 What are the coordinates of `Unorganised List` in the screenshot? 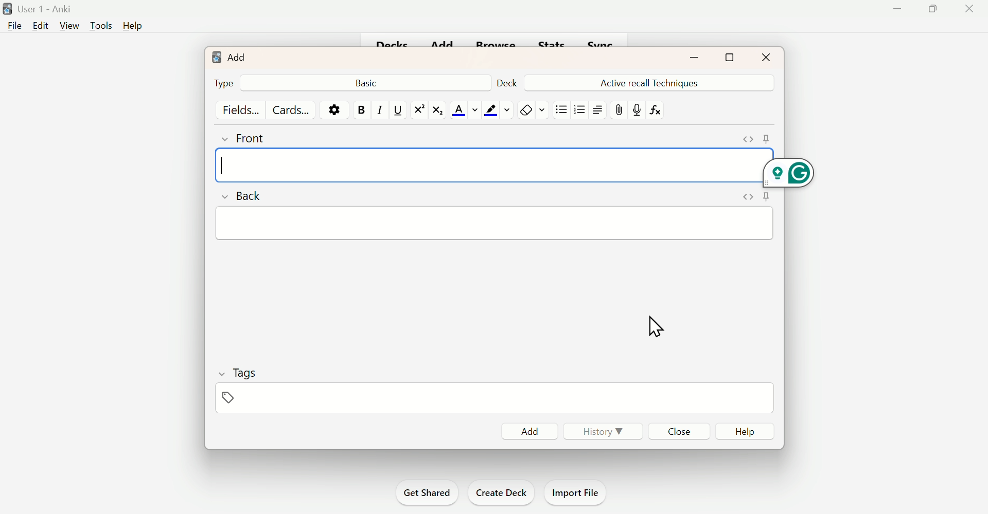 It's located at (562, 109).